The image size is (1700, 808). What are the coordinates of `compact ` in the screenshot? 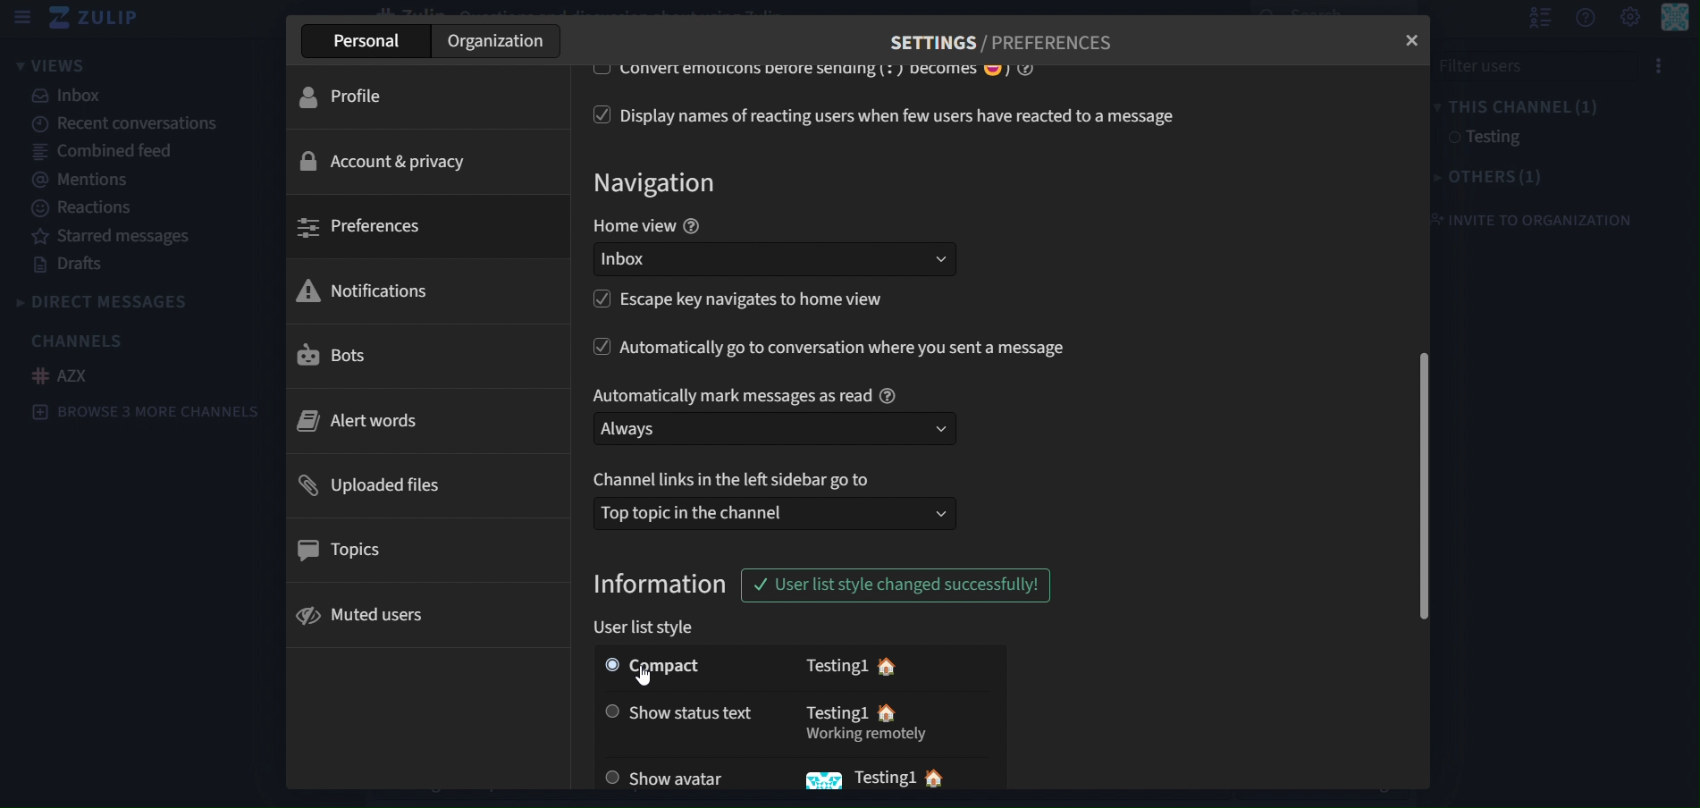 It's located at (683, 669).